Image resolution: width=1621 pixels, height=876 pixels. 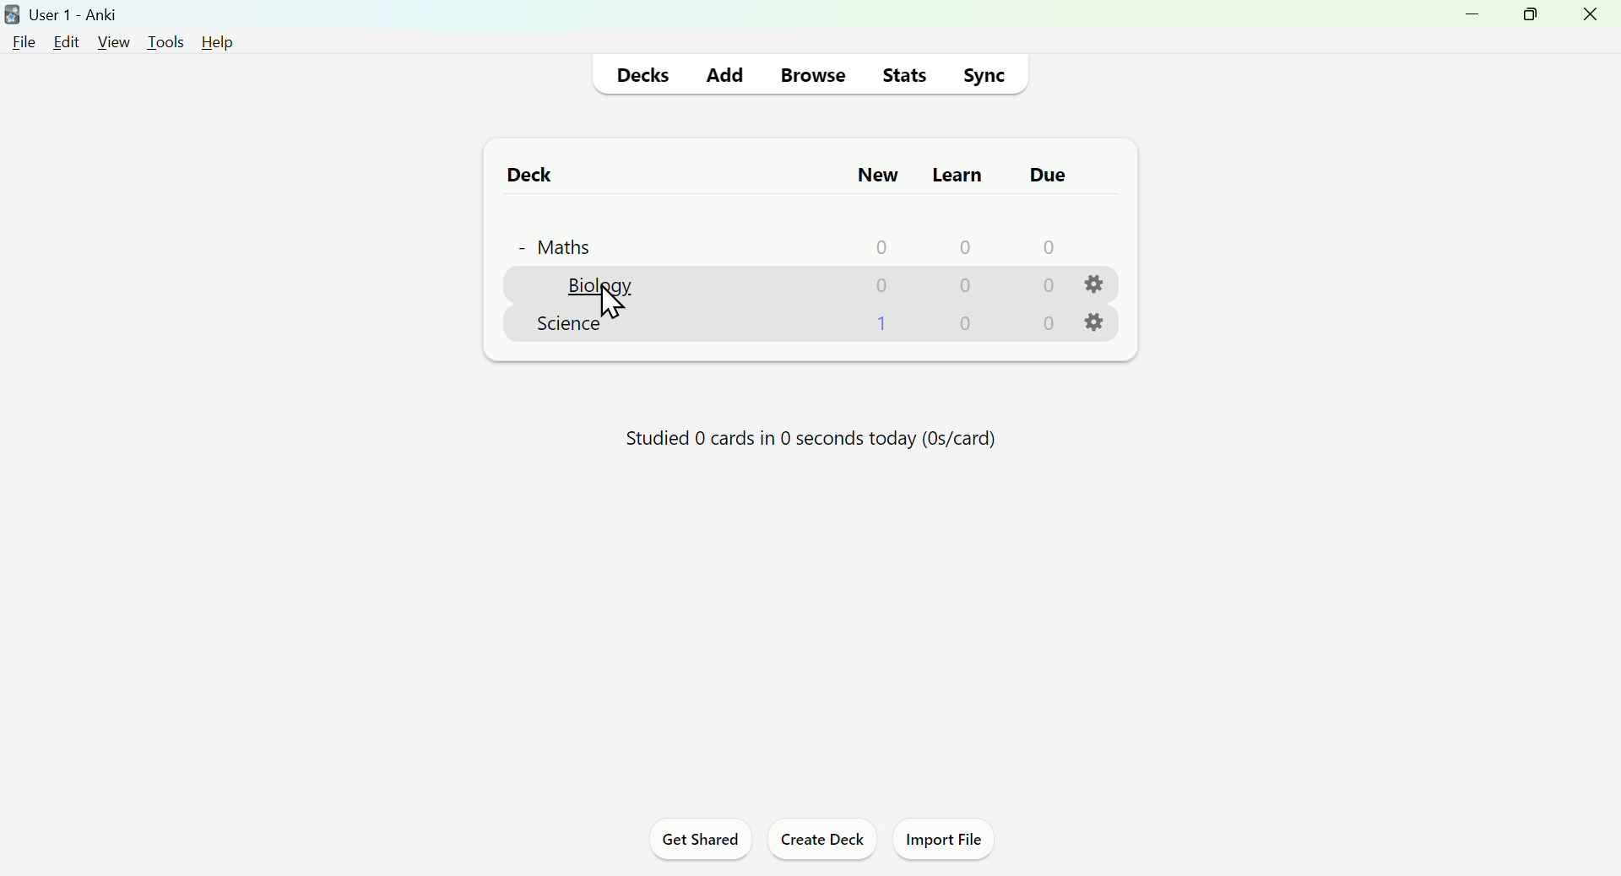 I want to click on settings, so click(x=1097, y=329).